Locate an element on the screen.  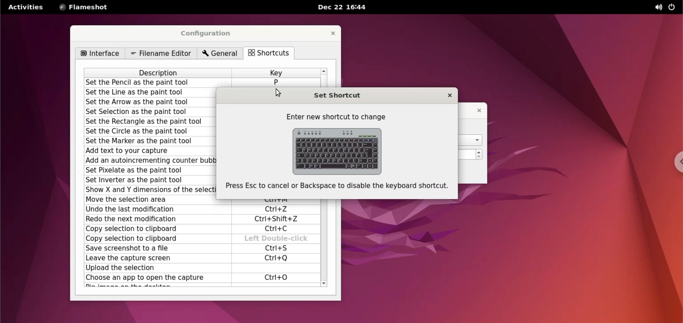
Ctrl + Q is located at coordinates (277, 258).